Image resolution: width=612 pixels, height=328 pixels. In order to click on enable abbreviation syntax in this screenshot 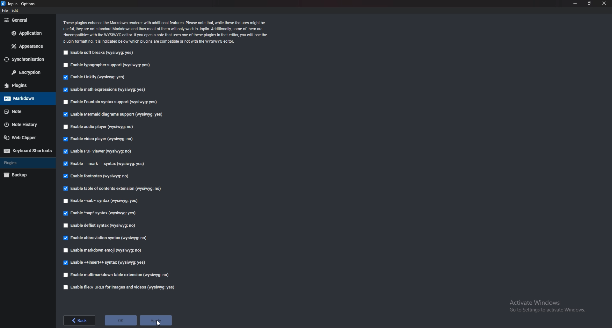, I will do `click(111, 238)`.